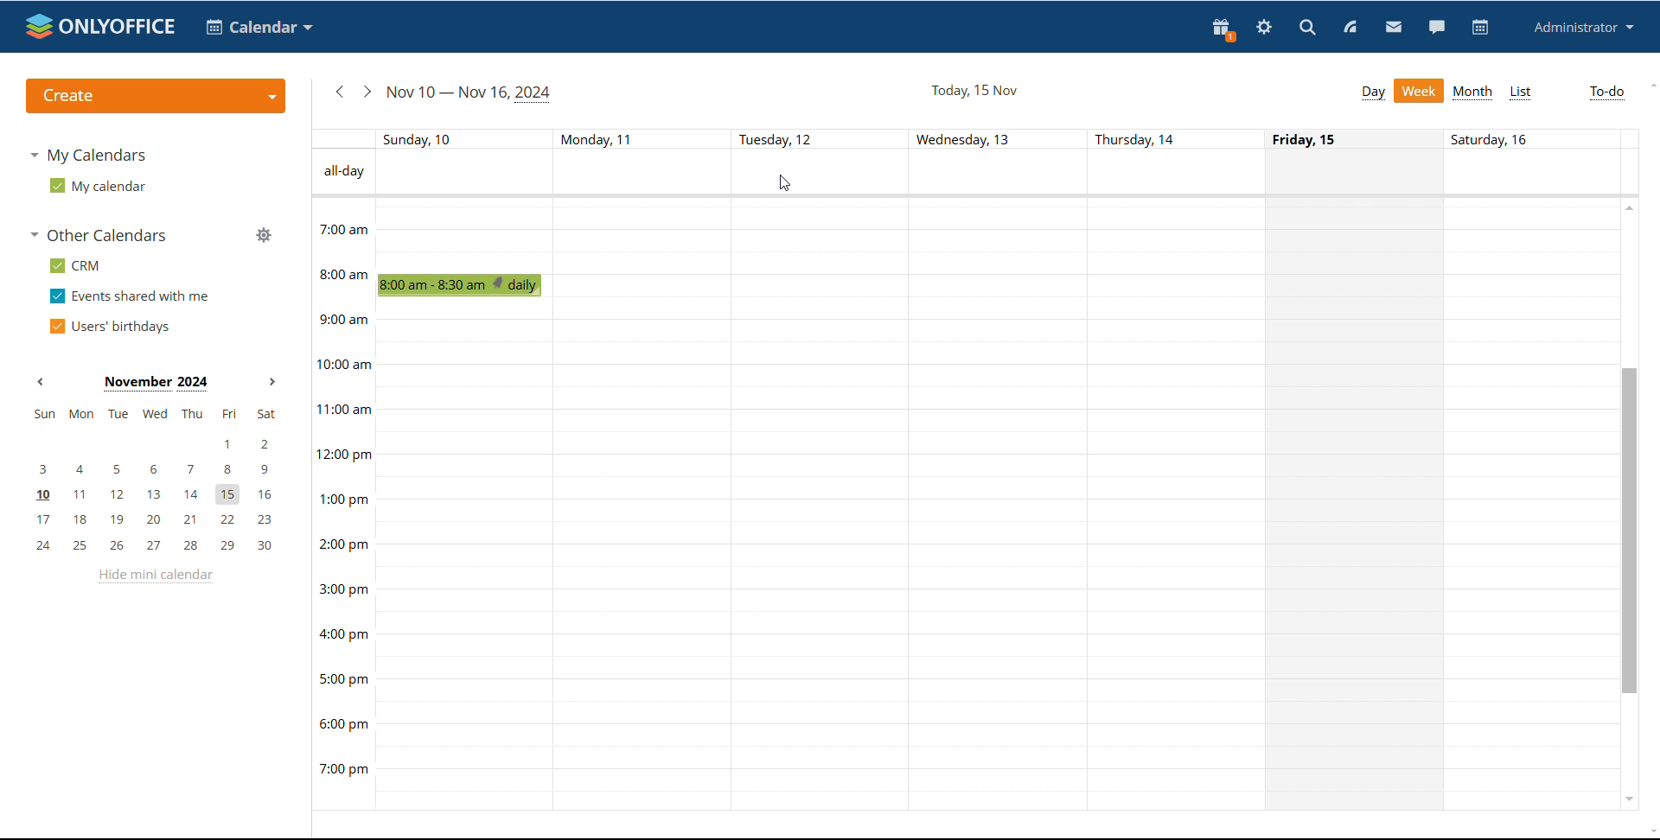  I want to click on other calendars, so click(101, 236).